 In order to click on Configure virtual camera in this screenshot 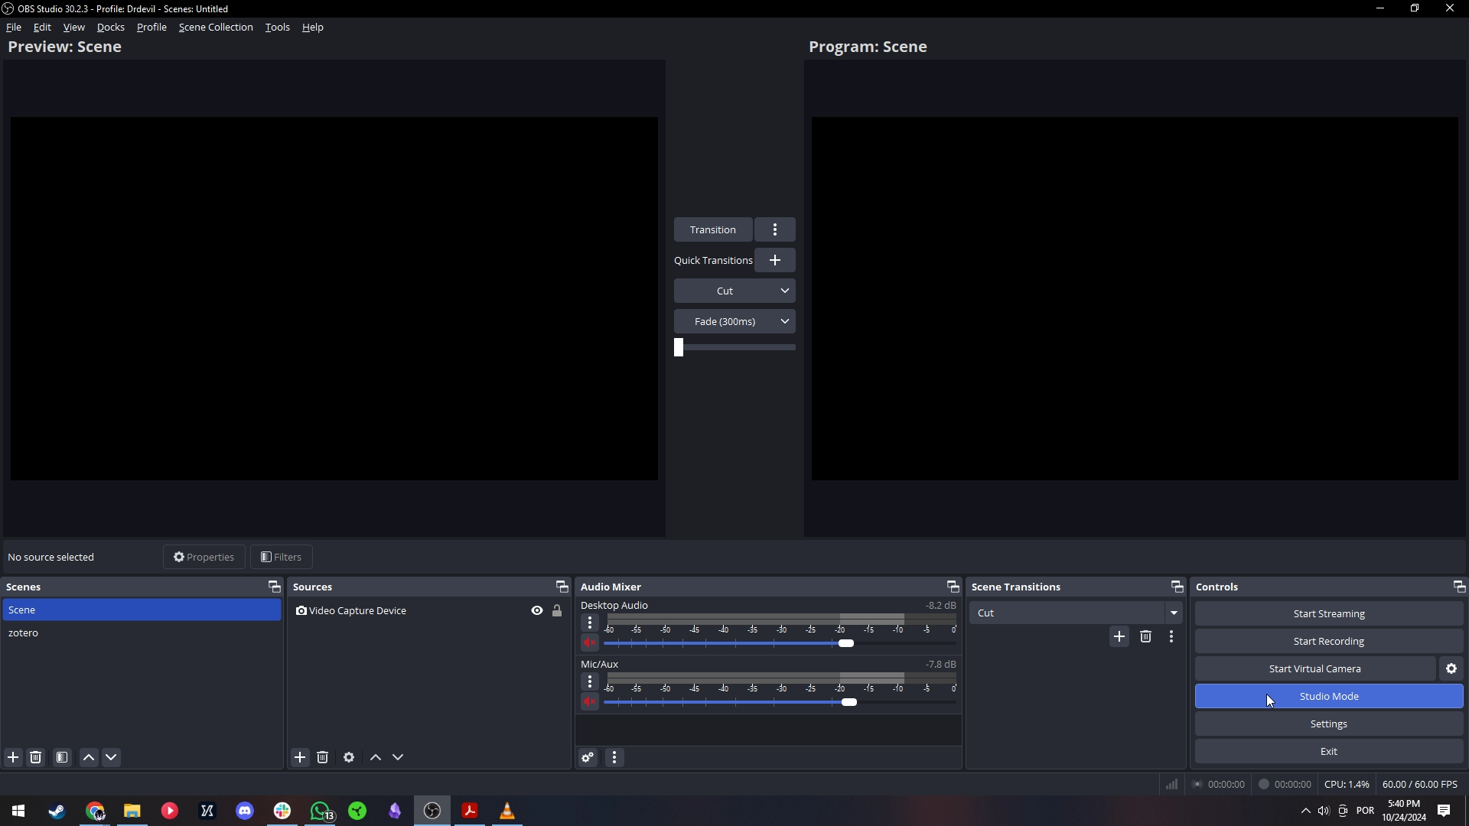, I will do `click(1451, 670)`.